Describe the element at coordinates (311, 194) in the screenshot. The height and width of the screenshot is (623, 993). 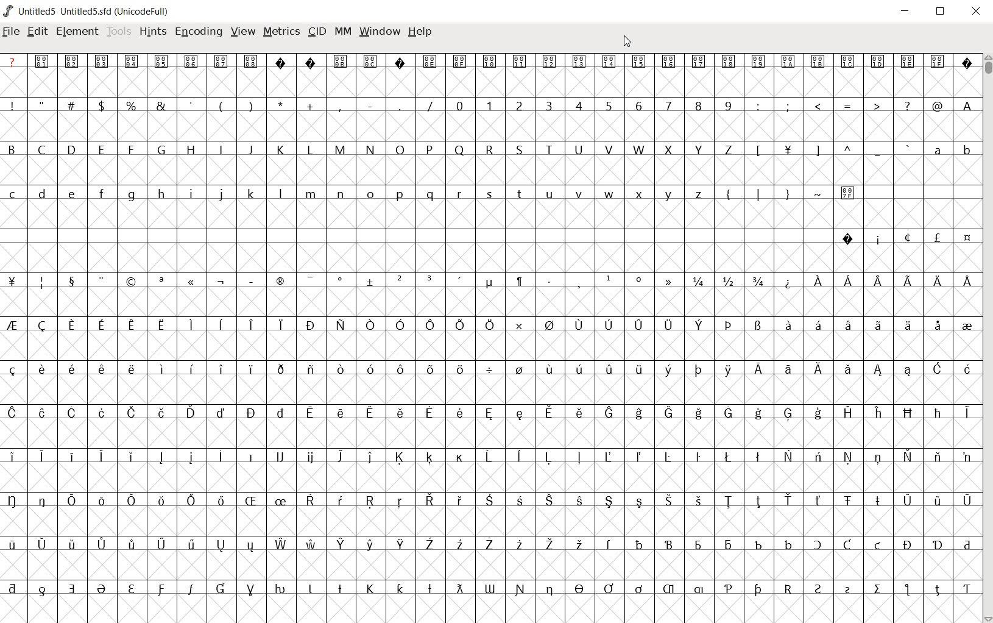
I see `m` at that location.